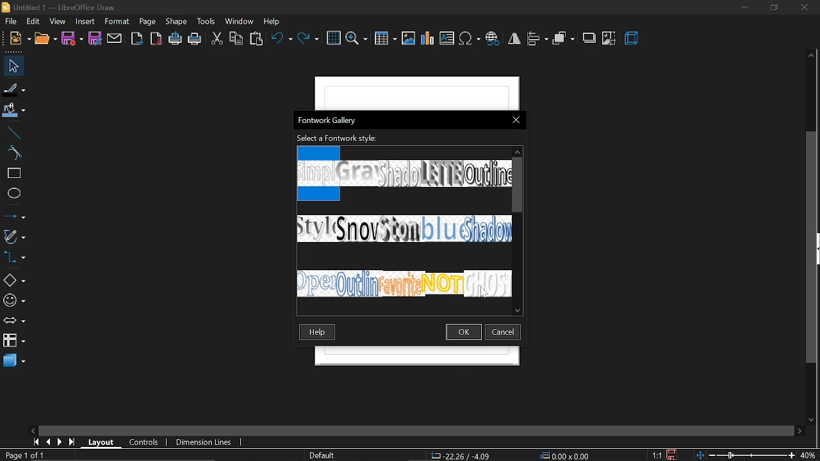 The height and width of the screenshot is (461, 820). I want to click on fill line, so click(15, 88).